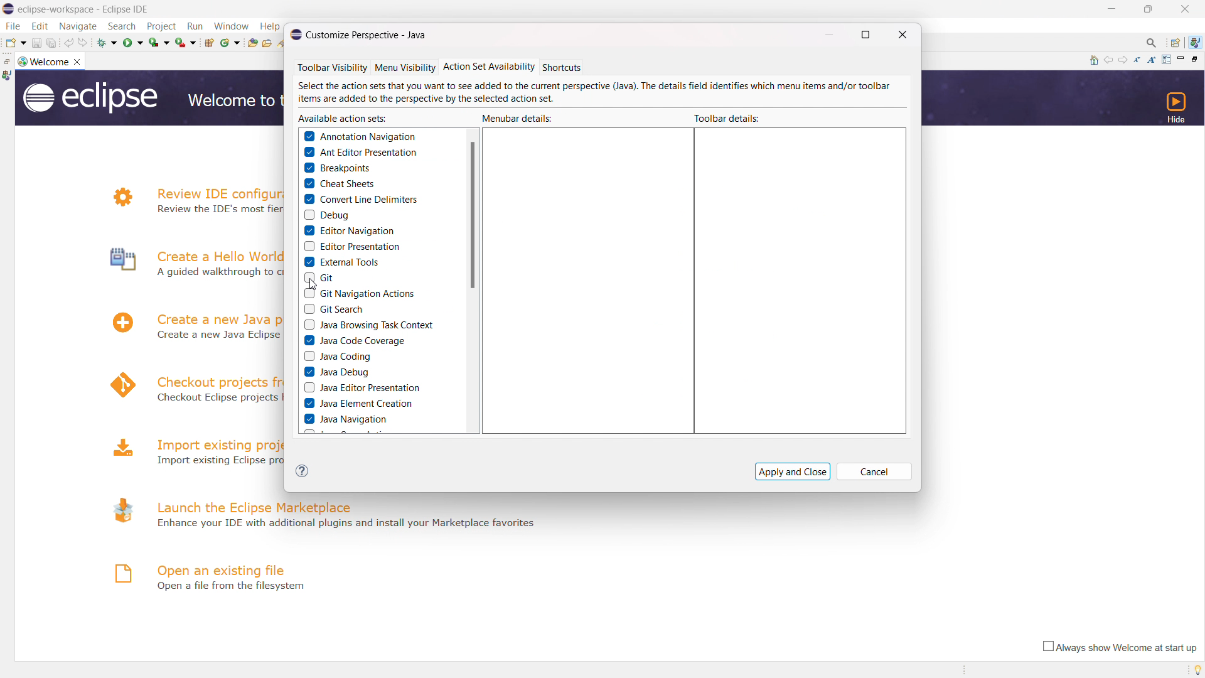 The width and height of the screenshot is (1205, 678). Describe the element at coordinates (311, 283) in the screenshot. I see `cursor` at that location.